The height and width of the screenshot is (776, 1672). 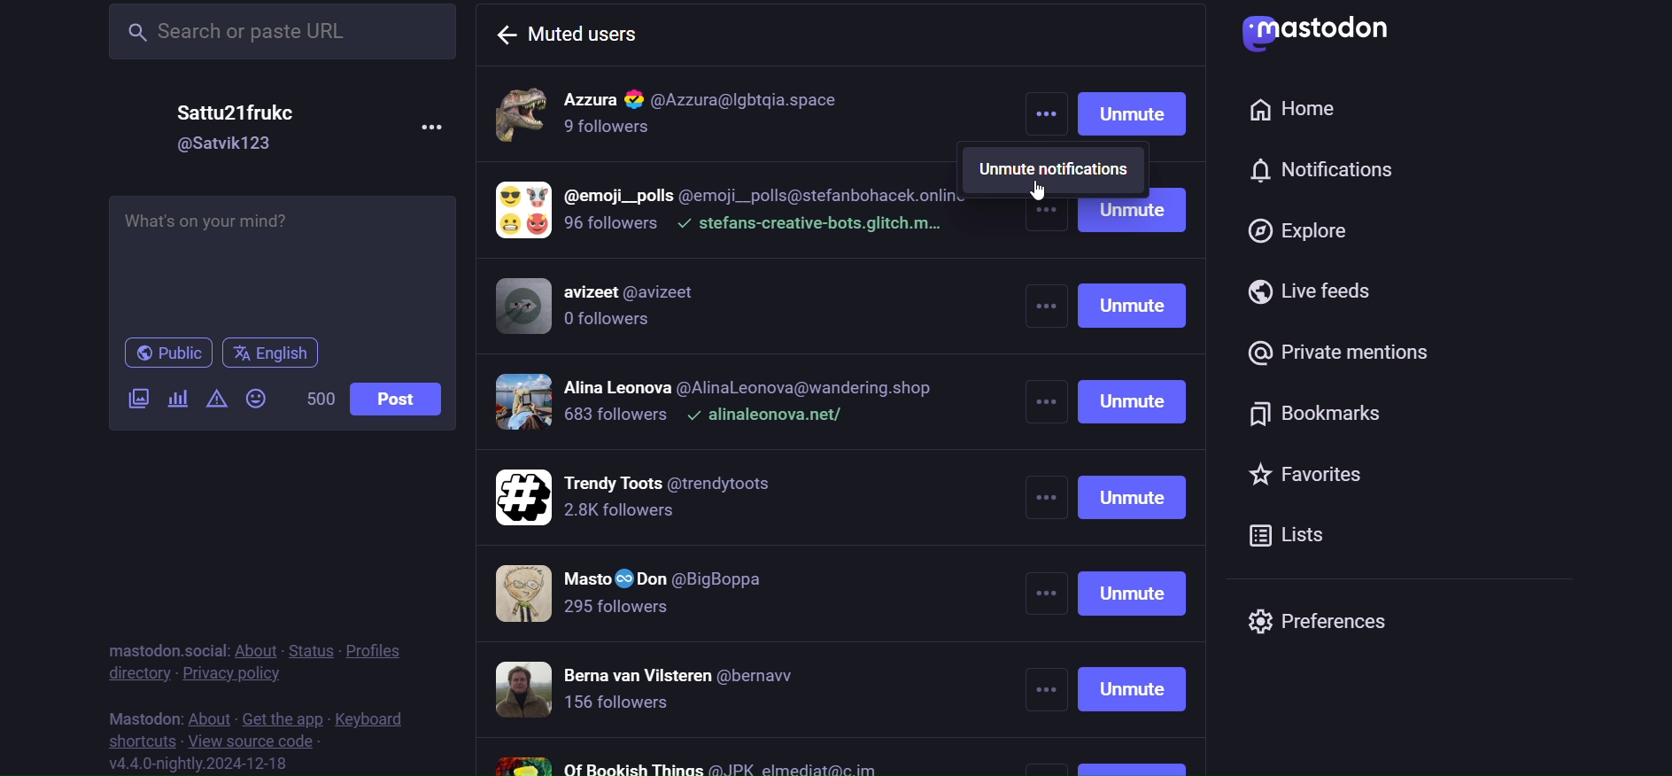 I want to click on content warning, so click(x=215, y=396).